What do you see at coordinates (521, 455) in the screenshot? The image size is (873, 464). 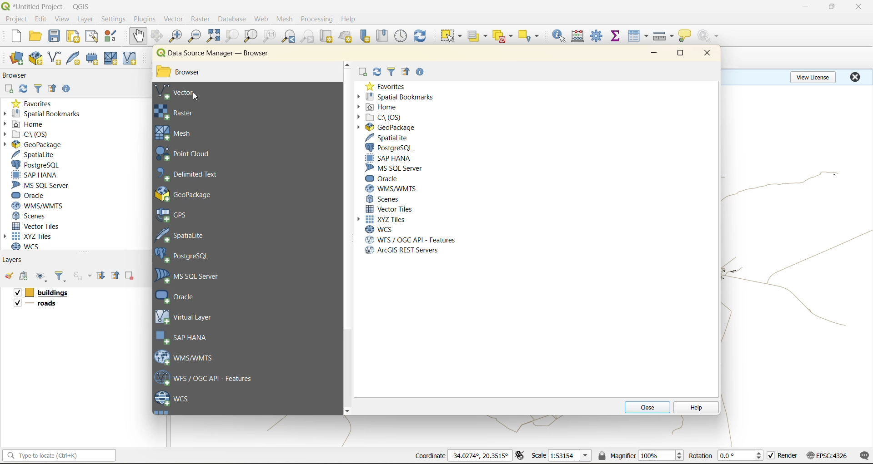 I see `toggle extents` at bounding box center [521, 455].